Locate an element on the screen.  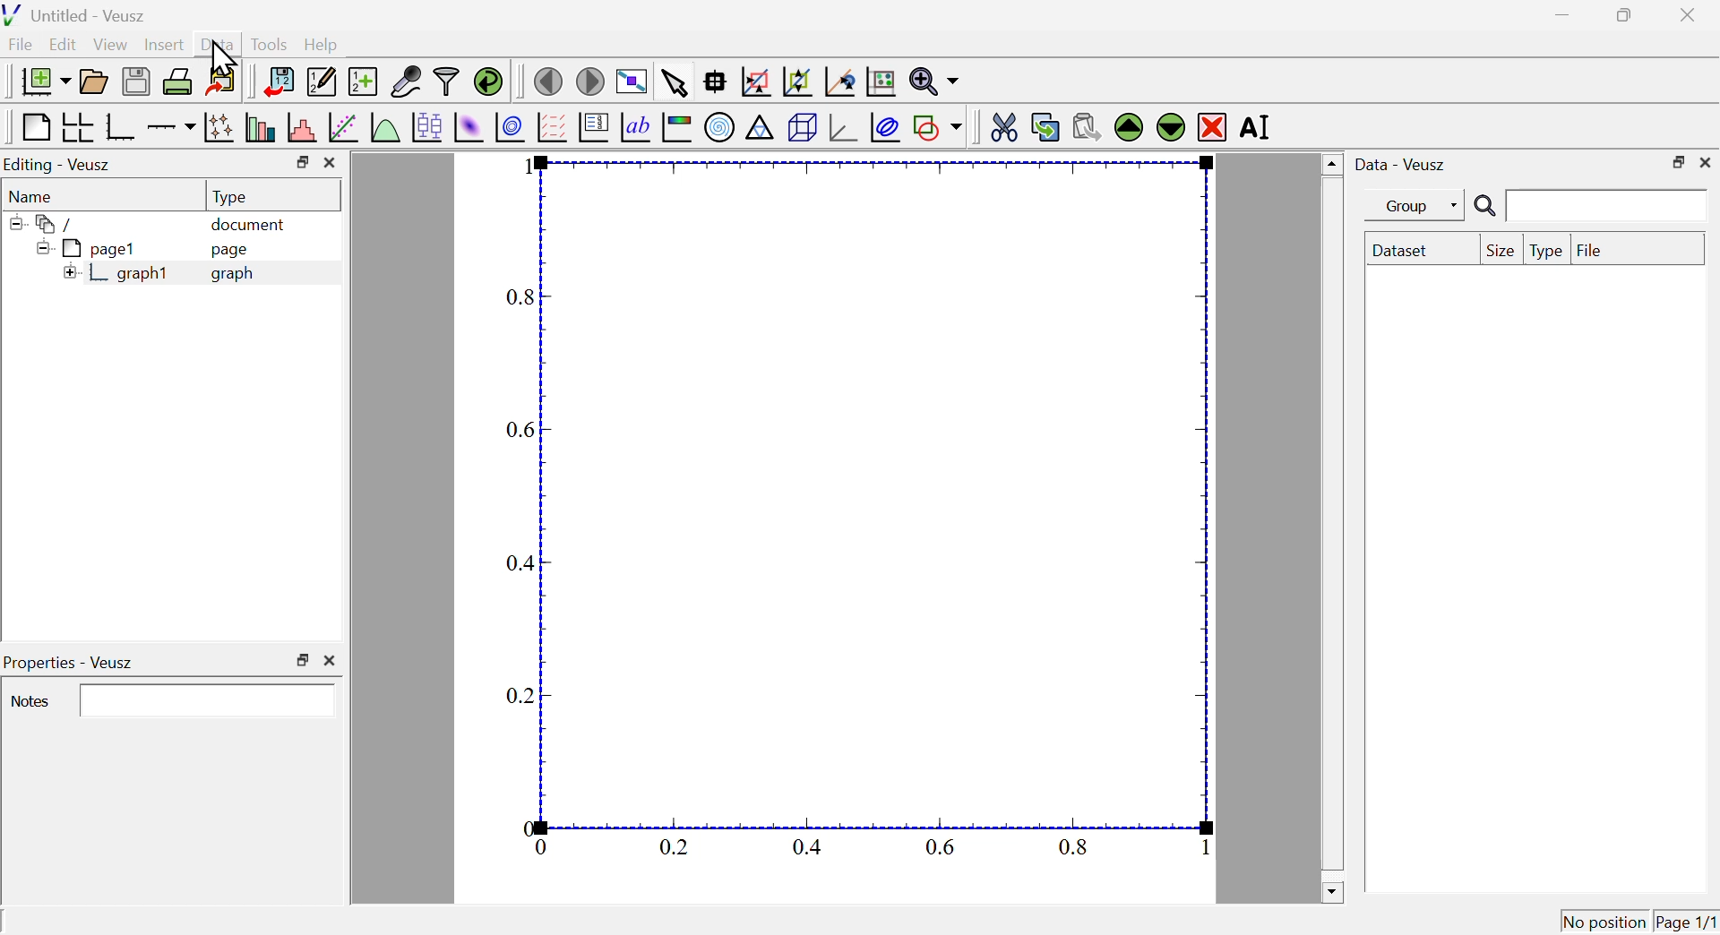
move to the previous page is located at coordinates (547, 80).